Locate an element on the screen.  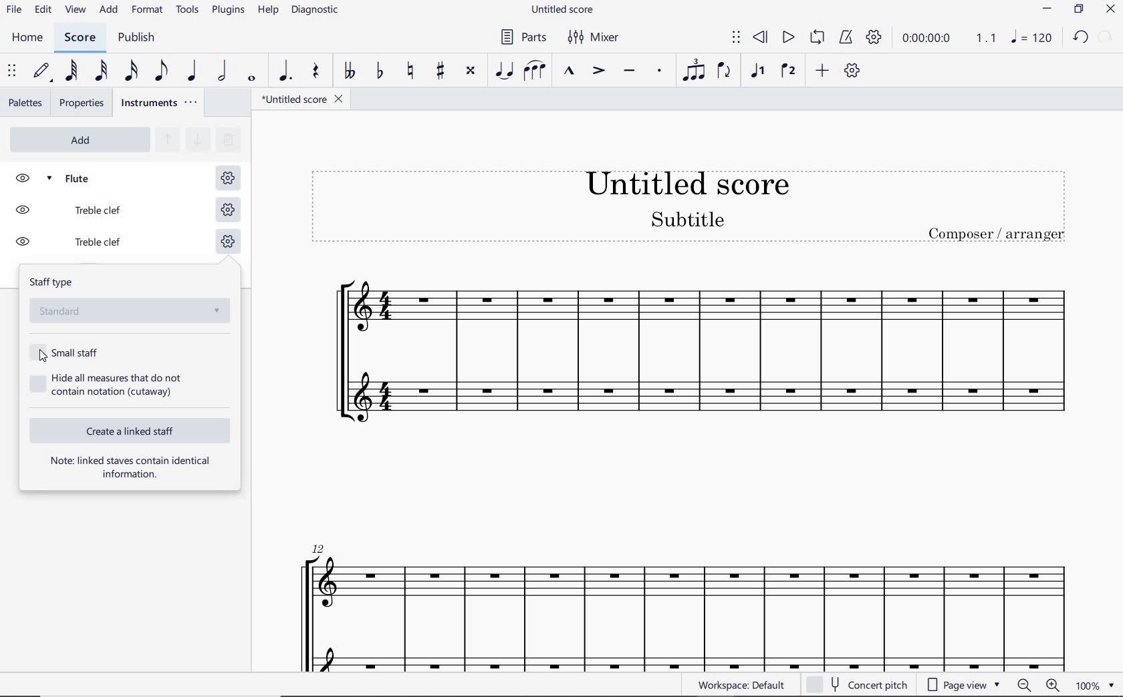
PARTS is located at coordinates (524, 37).